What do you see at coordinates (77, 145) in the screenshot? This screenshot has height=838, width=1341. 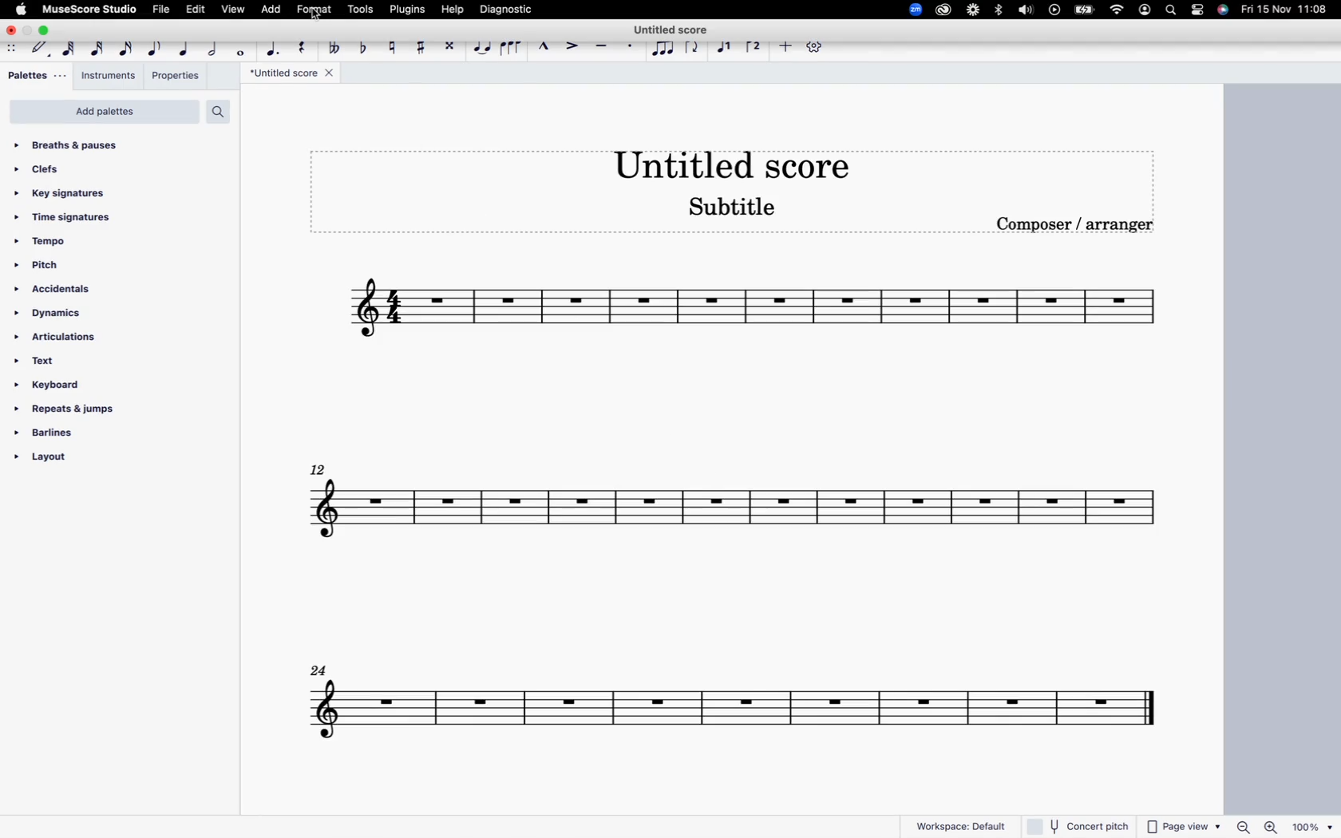 I see `breaths & pauses` at bounding box center [77, 145].